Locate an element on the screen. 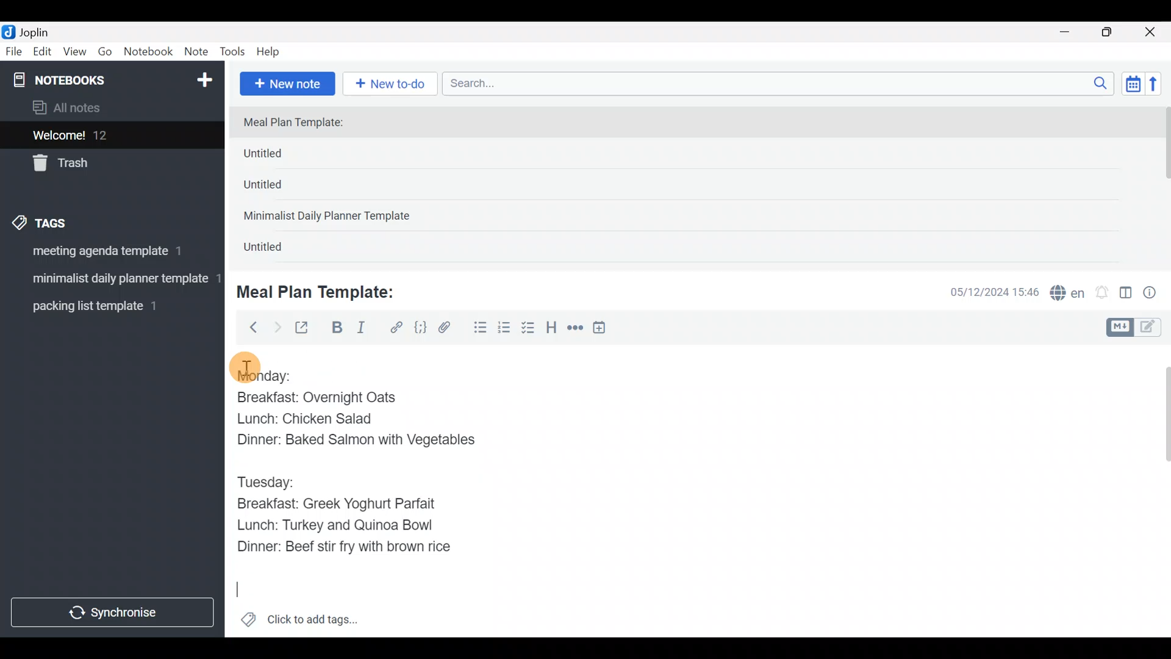 This screenshot has height=659, width=1171. Heading is located at coordinates (552, 329).